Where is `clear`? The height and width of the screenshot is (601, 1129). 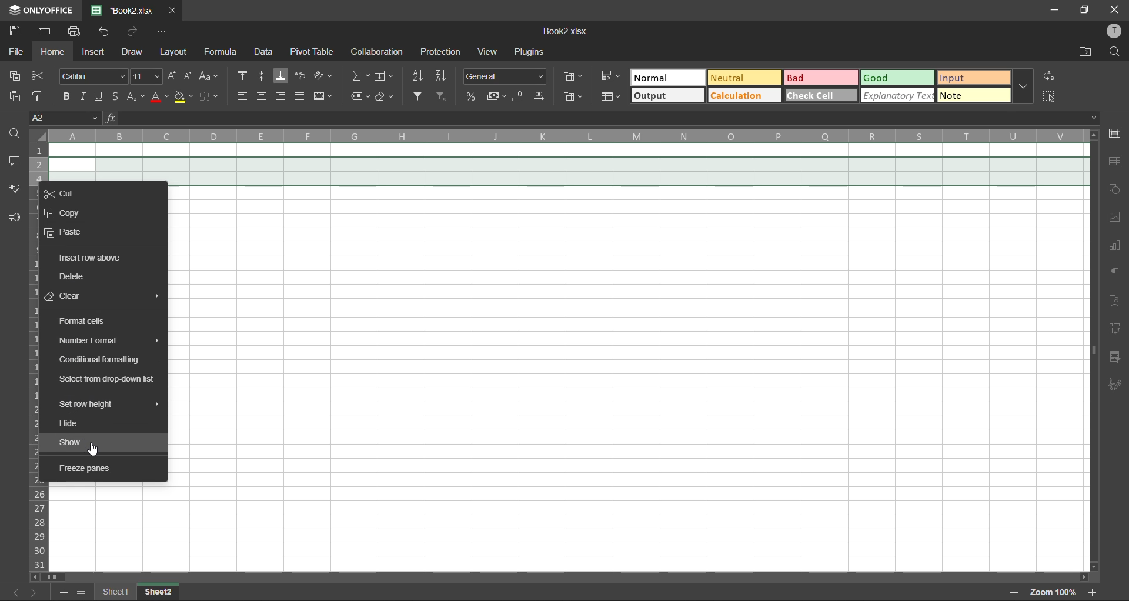 clear is located at coordinates (386, 96).